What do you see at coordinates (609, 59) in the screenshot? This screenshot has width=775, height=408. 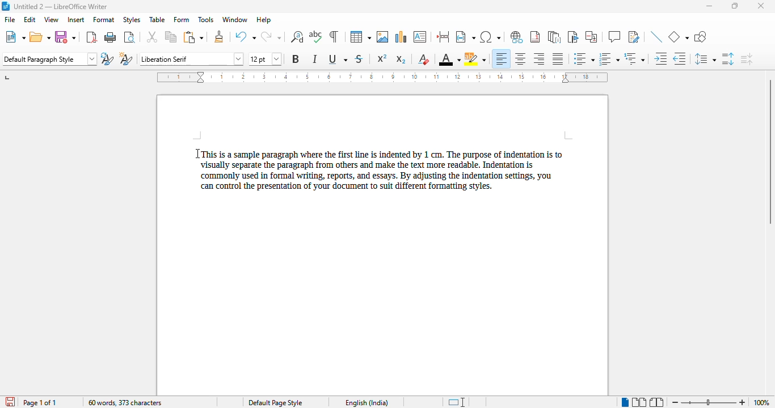 I see `toggle ordered list` at bounding box center [609, 59].